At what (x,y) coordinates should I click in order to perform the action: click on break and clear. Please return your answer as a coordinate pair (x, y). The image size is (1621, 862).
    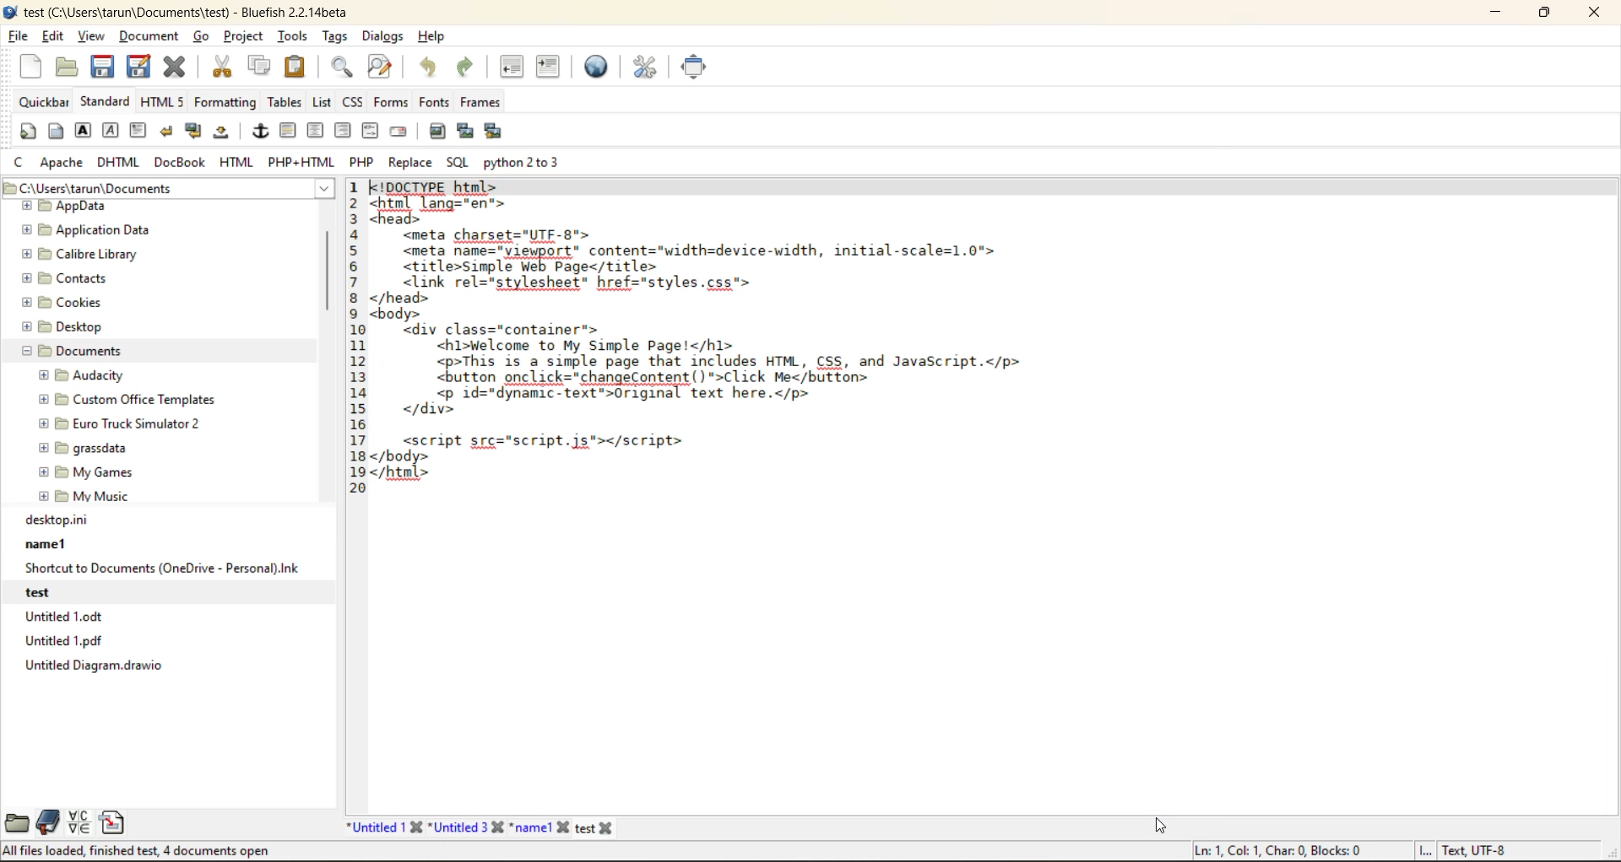
    Looking at the image, I should click on (195, 132).